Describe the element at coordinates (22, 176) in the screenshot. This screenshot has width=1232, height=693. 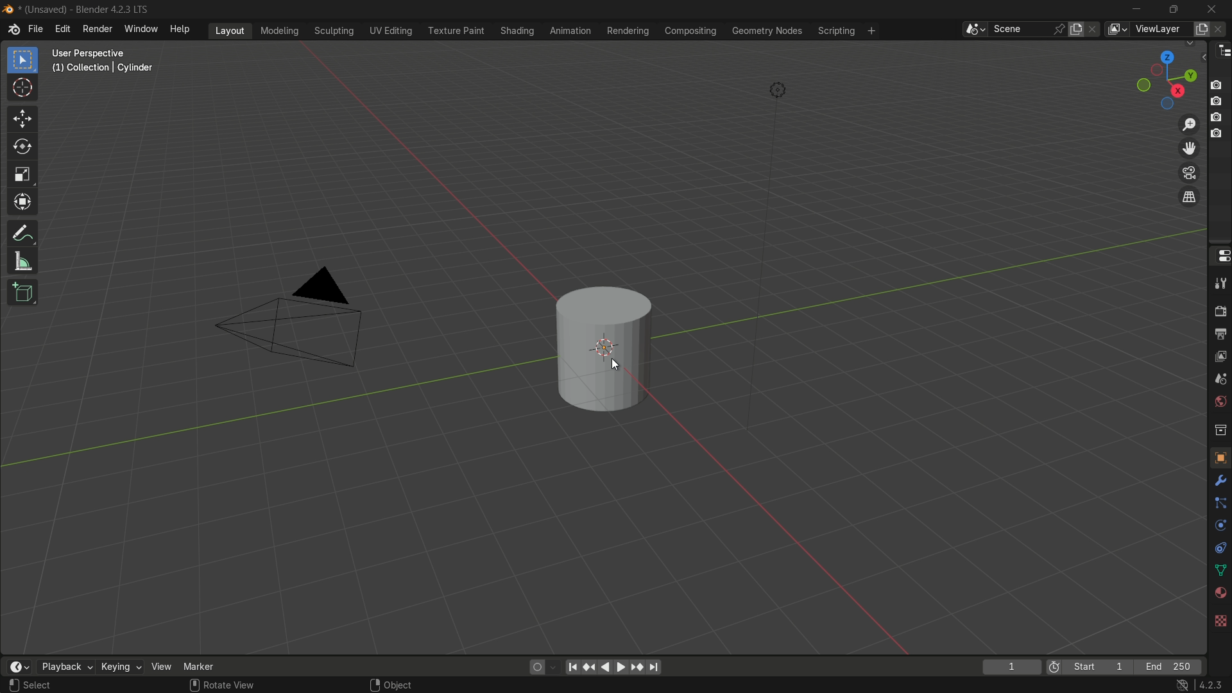
I see `scale` at that location.